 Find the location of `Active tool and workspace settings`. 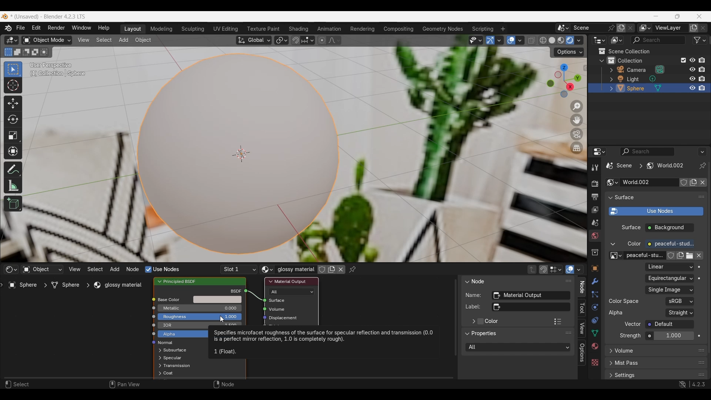

Active tool and workspace settings is located at coordinates (594, 167).